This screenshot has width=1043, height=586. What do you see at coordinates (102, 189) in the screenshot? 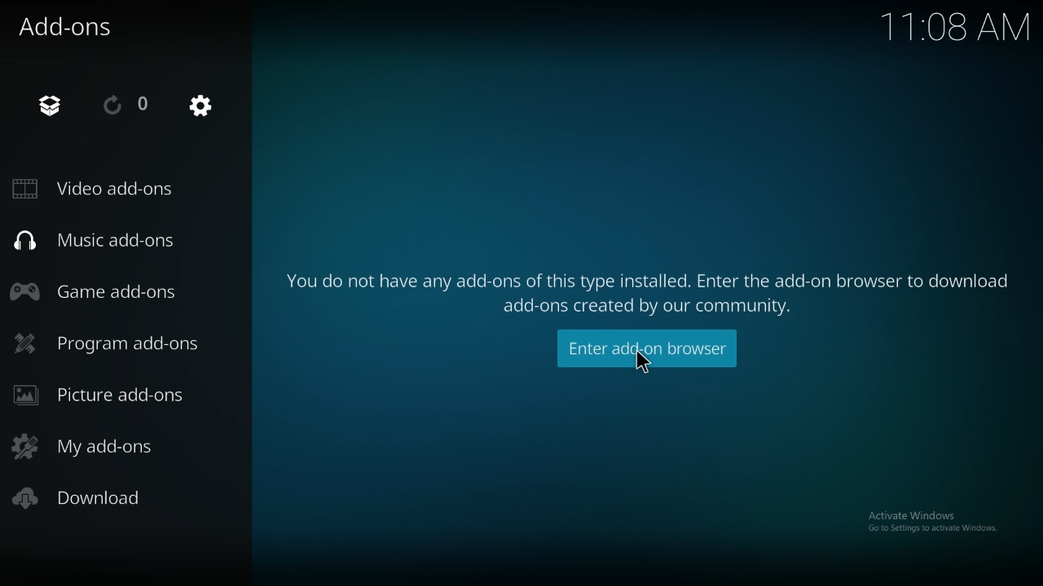
I see `video add ons` at bounding box center [102, 189].